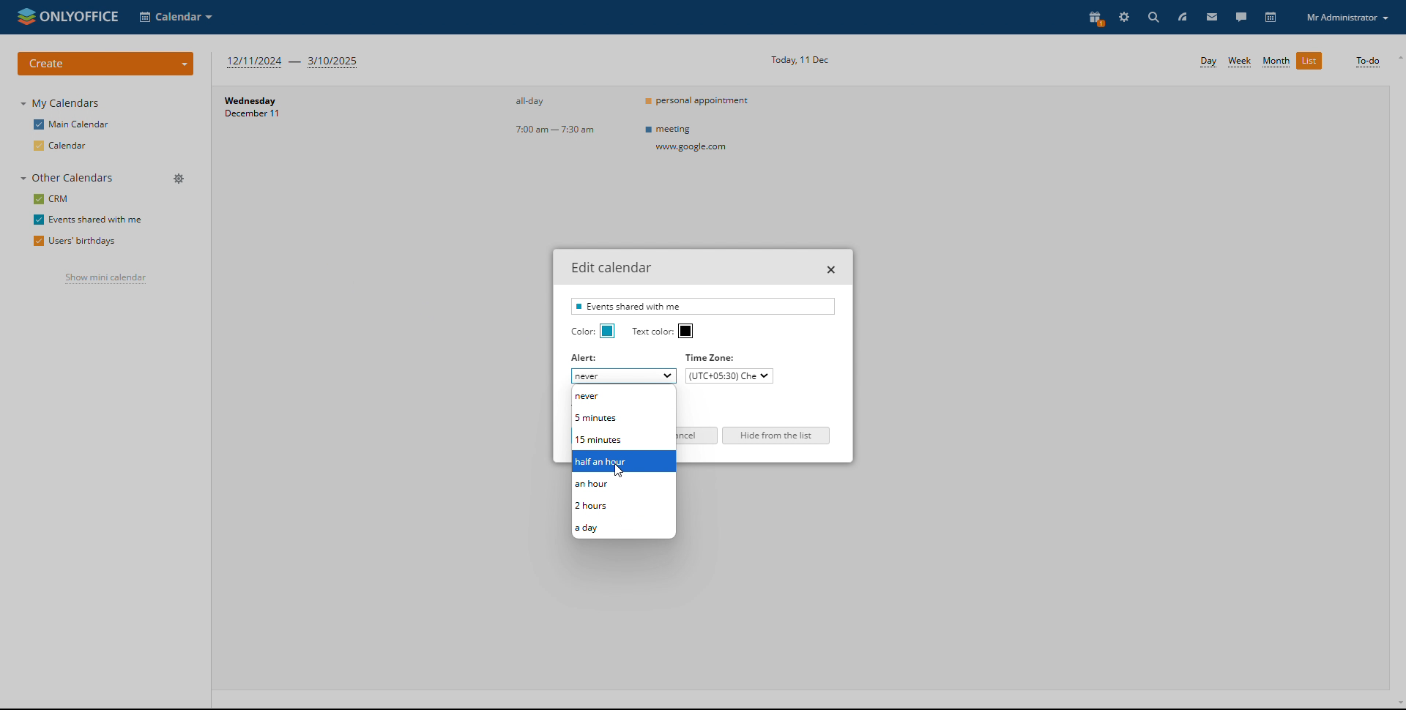  What do you see at coordinates (715, 357) in the screenshot?
I see `timezone` at bounding box center [715, 357].